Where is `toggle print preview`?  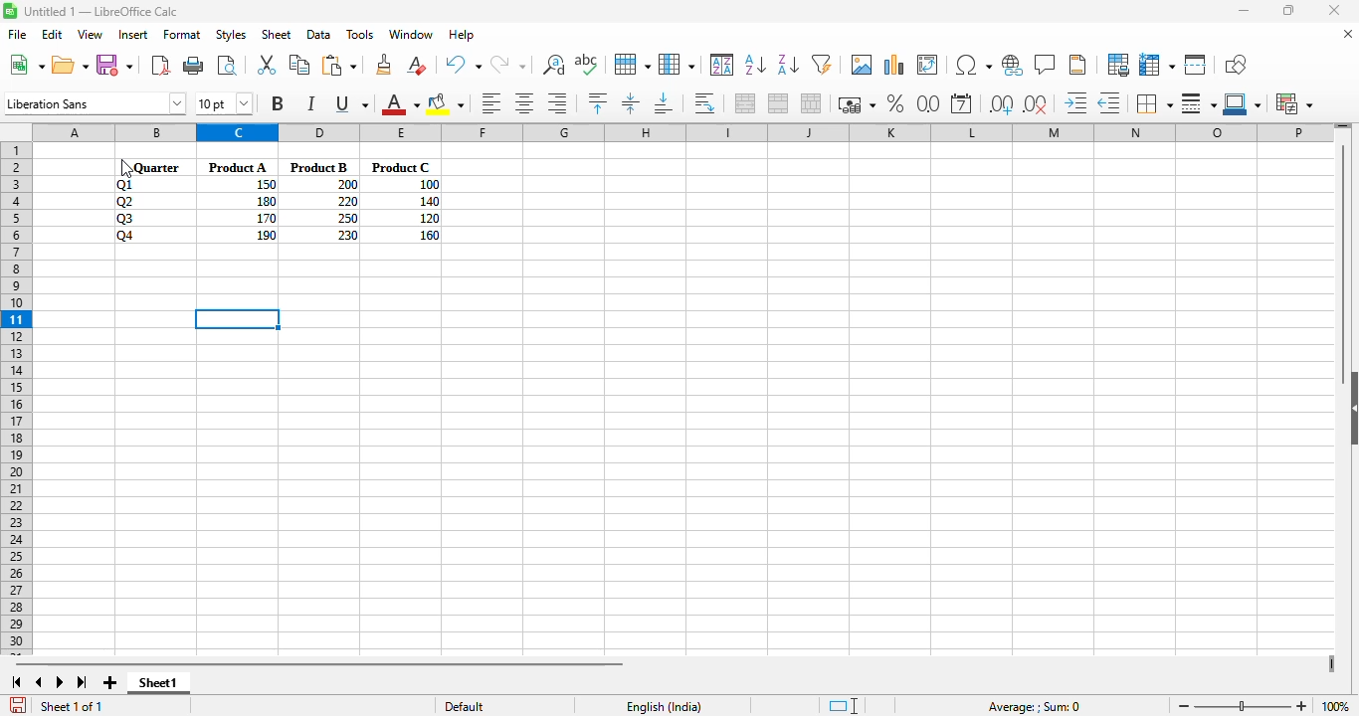
toggle print preview is located at coordinates (227, 66).